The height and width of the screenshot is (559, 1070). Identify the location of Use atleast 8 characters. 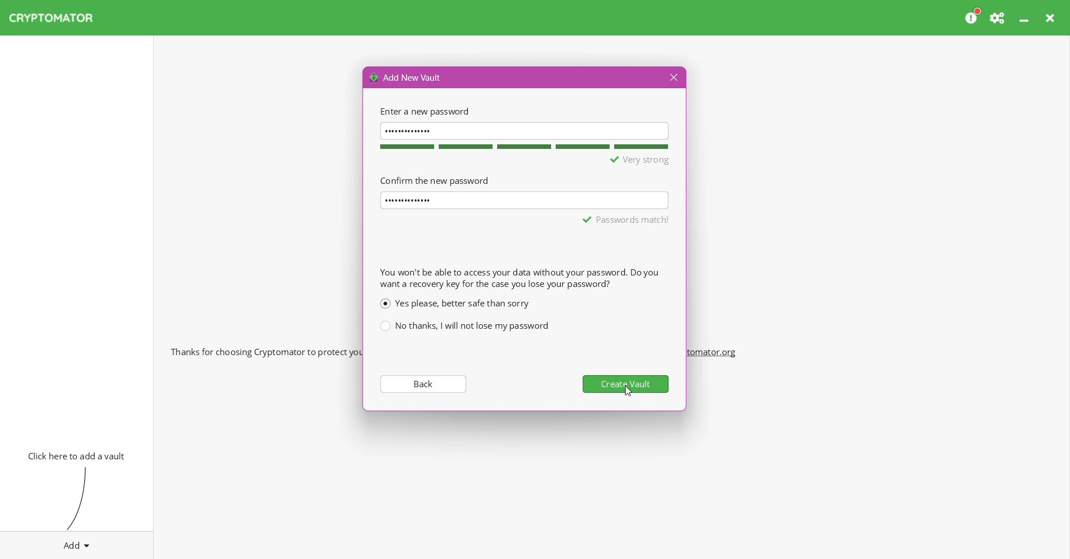
(620, 160).